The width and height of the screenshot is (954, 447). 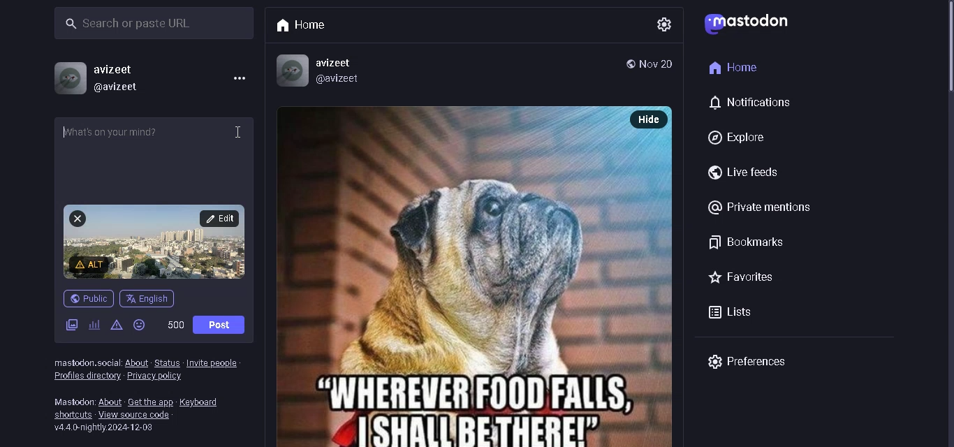 I want to click on @username, so click(x=121, y=87).